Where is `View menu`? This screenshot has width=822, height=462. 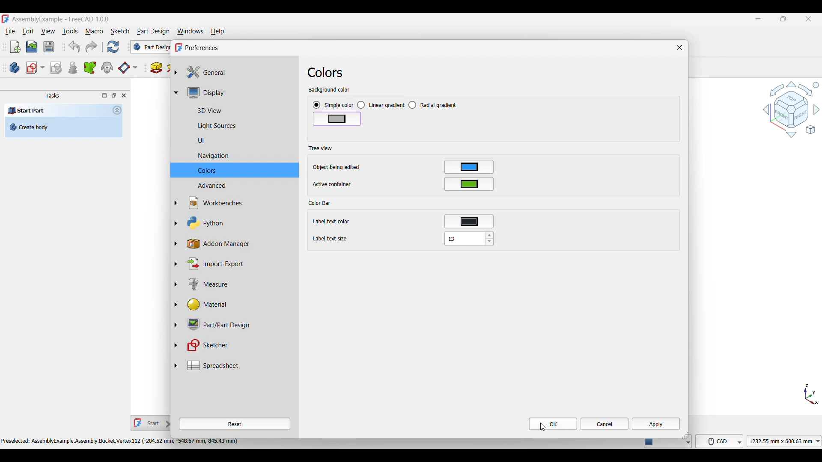
View menu is located at coordinates (48, 31).